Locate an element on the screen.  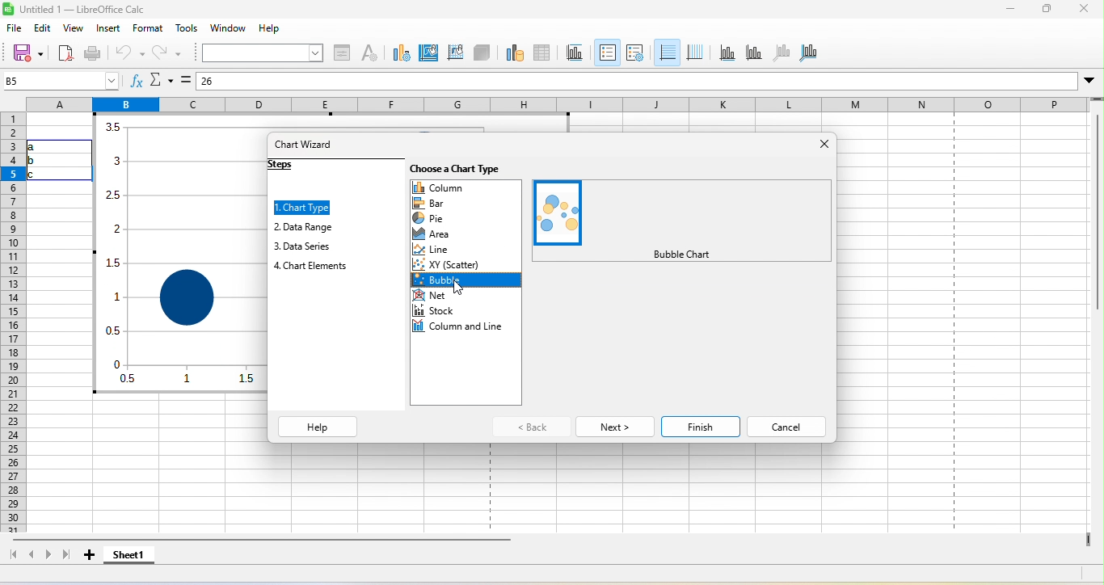
next is located at coordinates (613, 425).